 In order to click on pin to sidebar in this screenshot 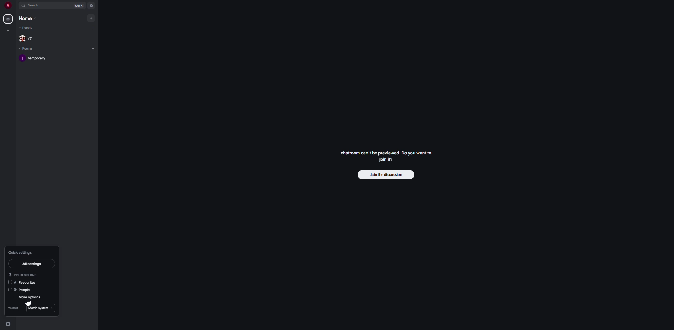, I will do `click(22, 274)`.